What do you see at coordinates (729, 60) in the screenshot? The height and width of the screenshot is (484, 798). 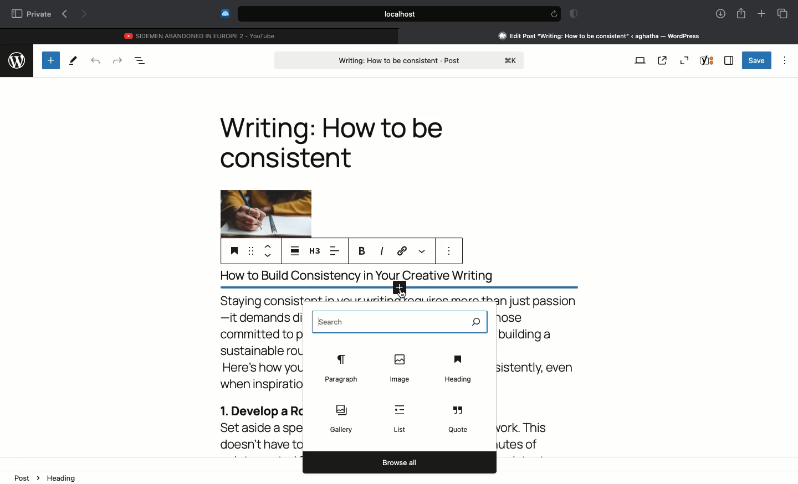 I see `Sidebar` at bounding box center [729, 60].